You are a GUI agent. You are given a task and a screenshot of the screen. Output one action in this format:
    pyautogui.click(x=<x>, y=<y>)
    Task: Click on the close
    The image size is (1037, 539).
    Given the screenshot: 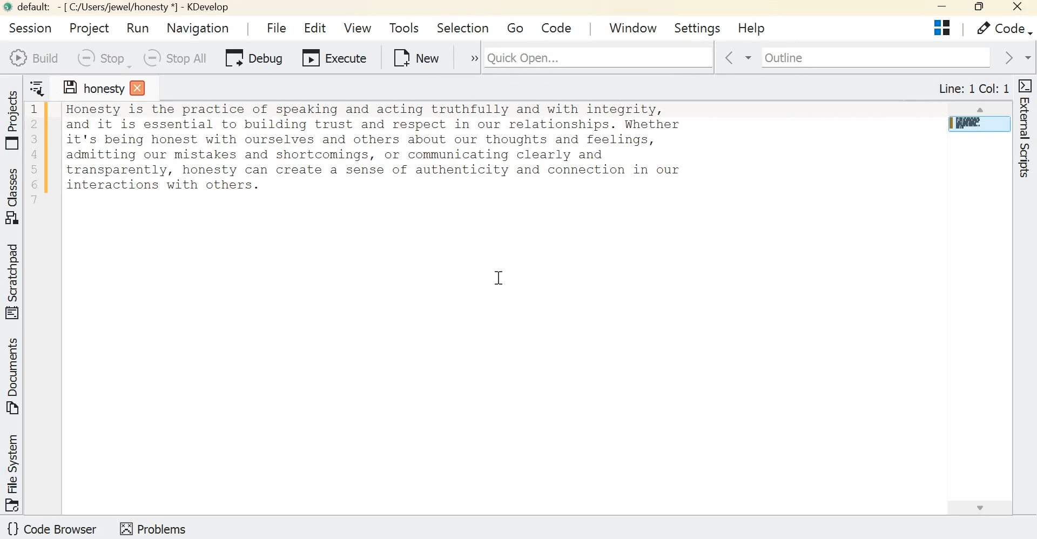 What is the action you would take?
    pyautogui.click(x=1019, y=9)
    